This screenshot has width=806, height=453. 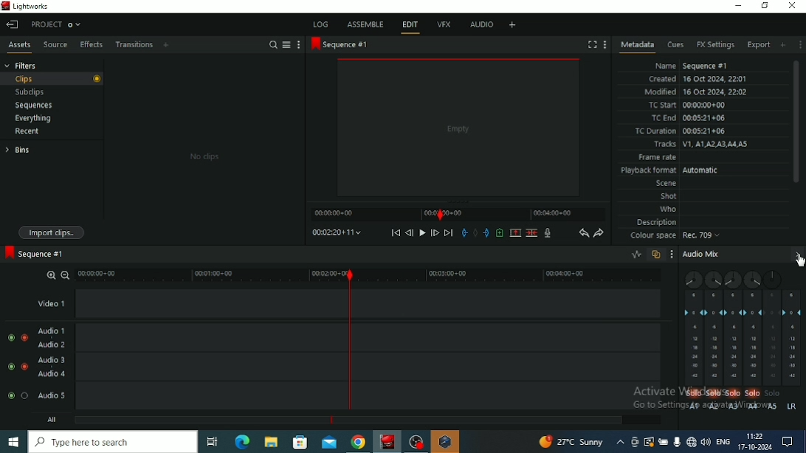 I want to click on Toggle auto track sync, so click(x=656, y=255).